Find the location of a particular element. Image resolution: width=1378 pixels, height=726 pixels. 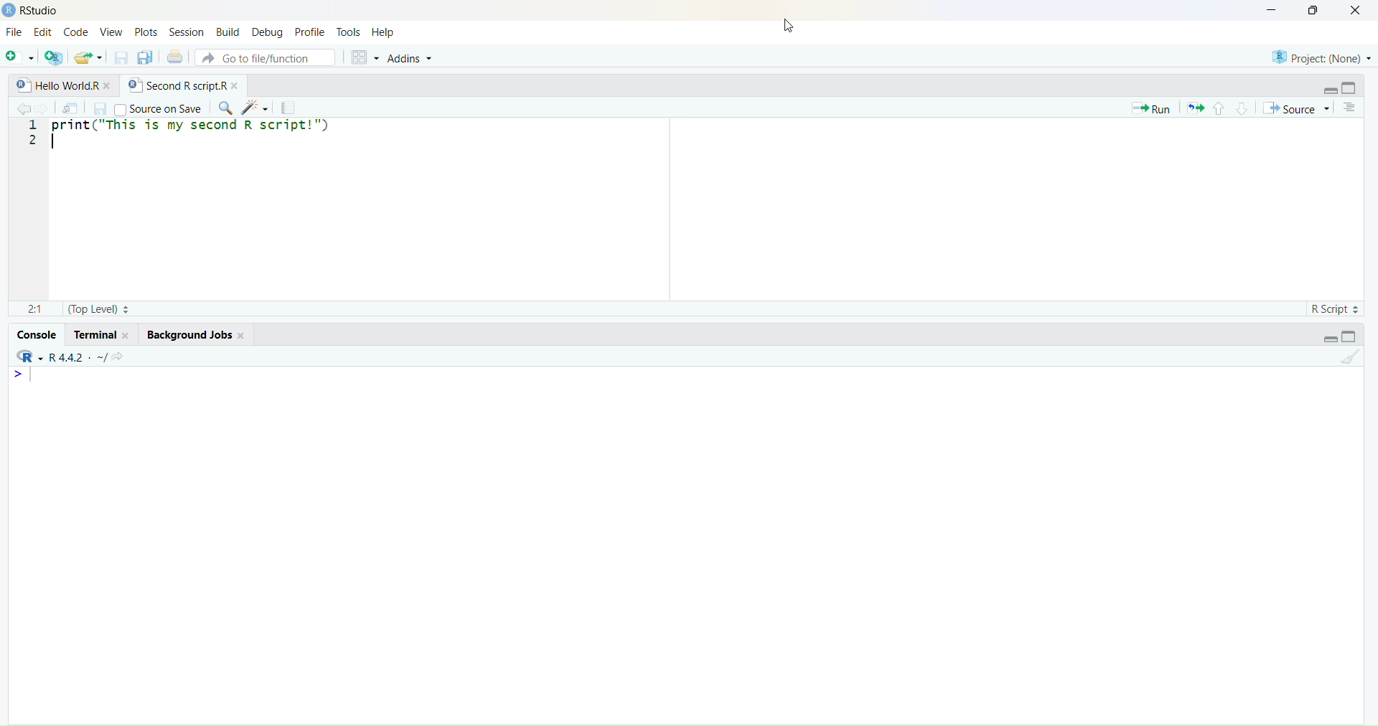

Source on Save is located at coordinates (159, 108).